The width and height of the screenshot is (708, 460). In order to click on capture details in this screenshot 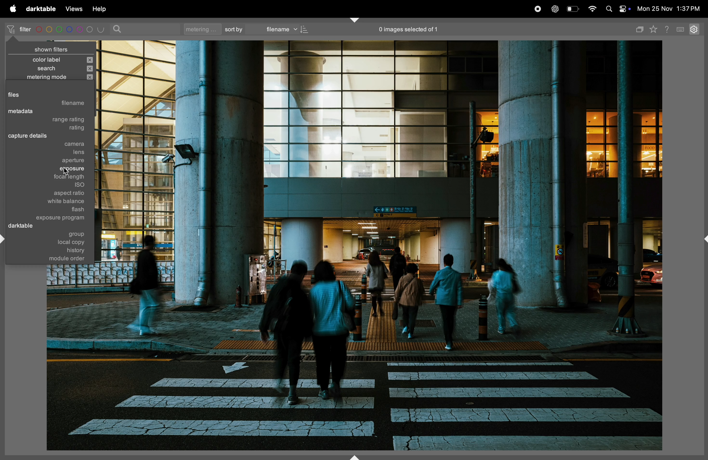, I will do `click(45, 137)`.